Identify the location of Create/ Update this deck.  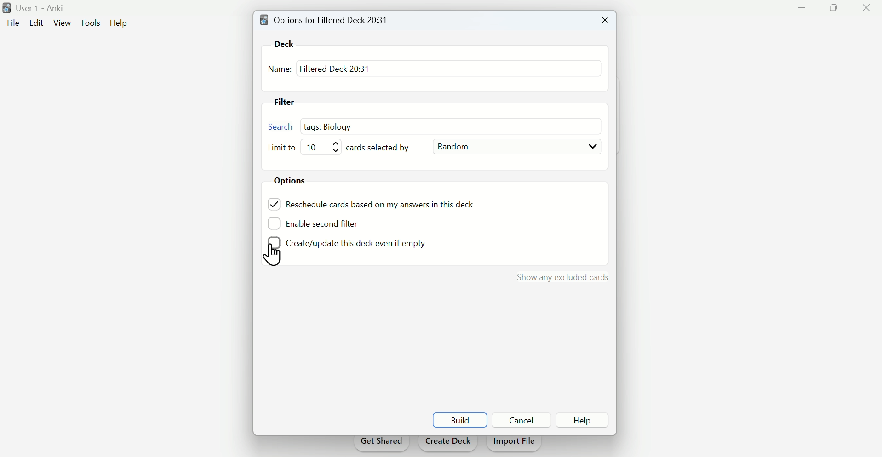
(346, 244).